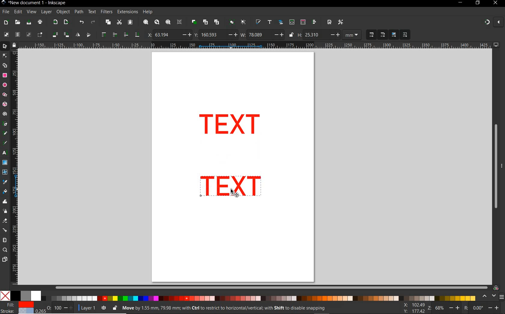 Image resolution: width=505 pixels, height=314 pixels. I want to click on open align and distribute, so click(315, 22).